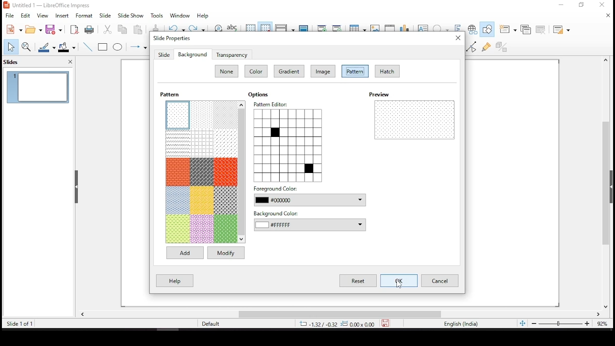 This screenshot has width=615, height=346. I want to click on slide properties, so click(171, 38).